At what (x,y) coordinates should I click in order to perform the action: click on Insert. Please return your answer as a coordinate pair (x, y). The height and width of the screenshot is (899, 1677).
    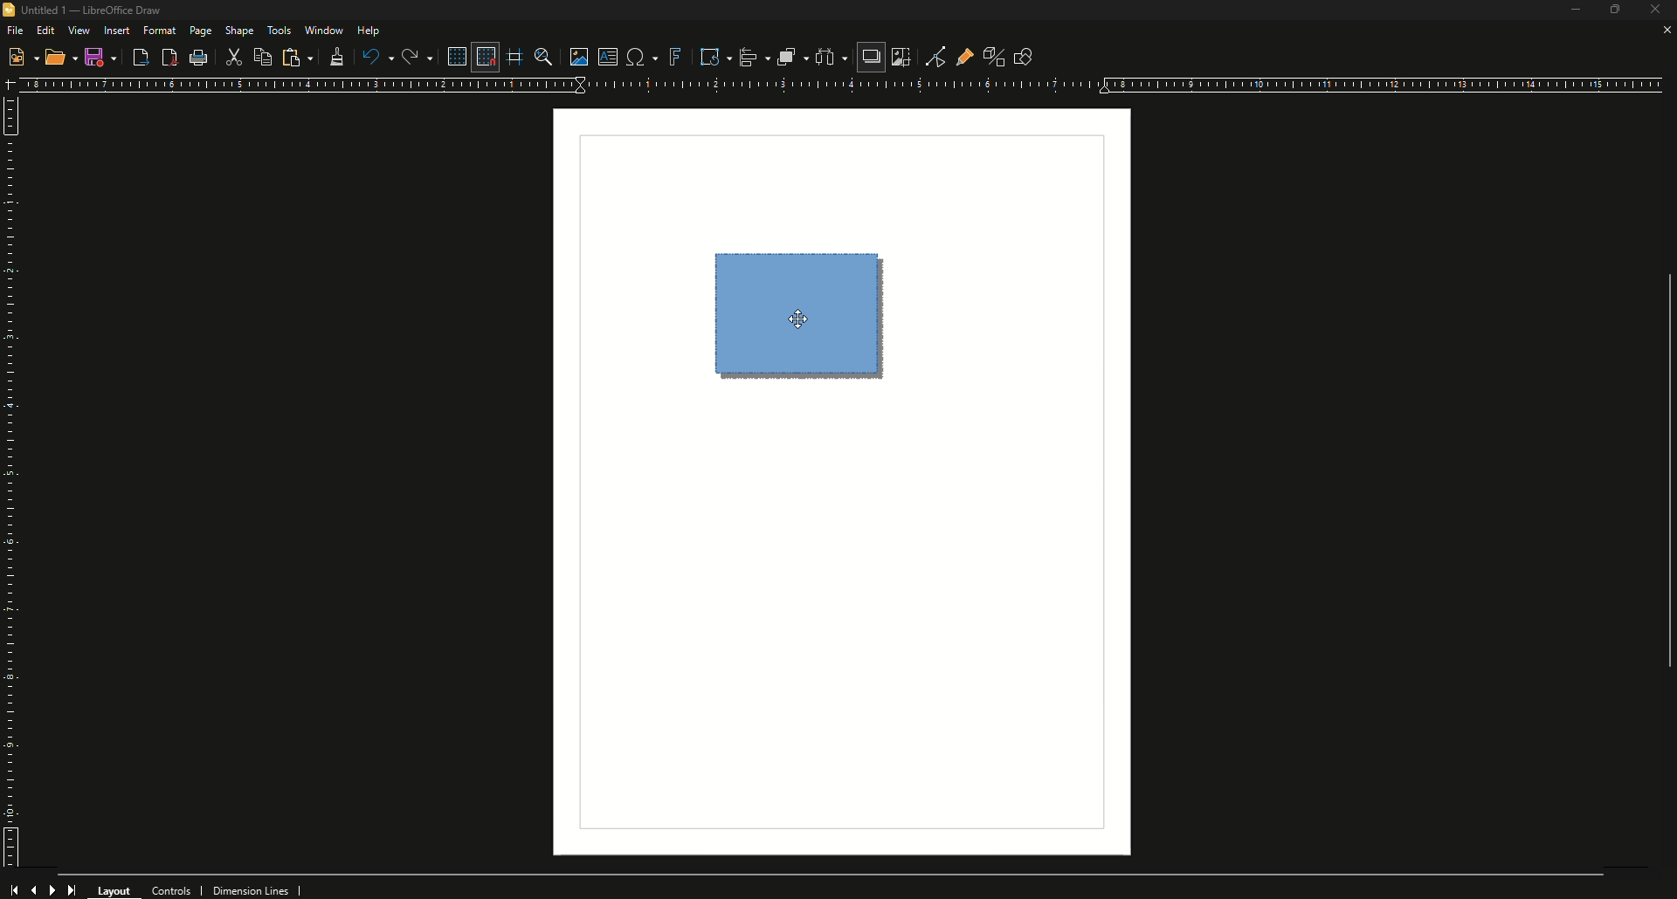
    Looking at the image, I should click on (116, 31).